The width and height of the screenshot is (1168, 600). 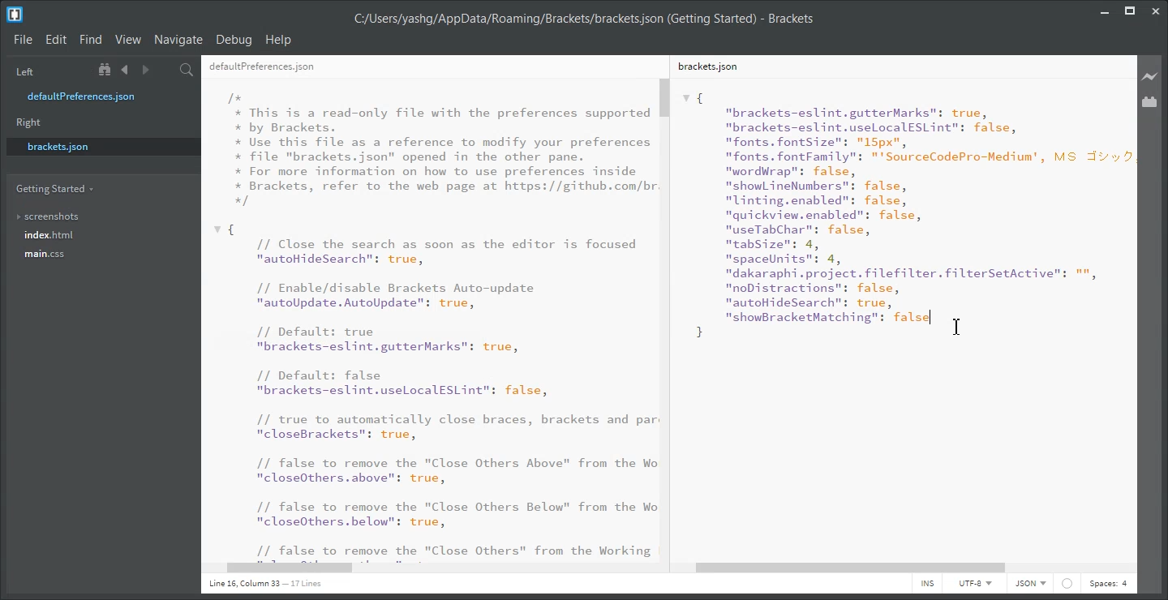 What do you see at coordinates (1130, 9) in the screenshot?
I see `Maximize` at bounding box center [1130, 9].